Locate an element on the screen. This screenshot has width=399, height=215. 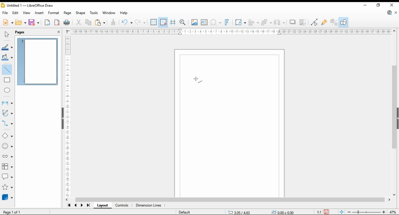
page is located at coordinates (67, 13).